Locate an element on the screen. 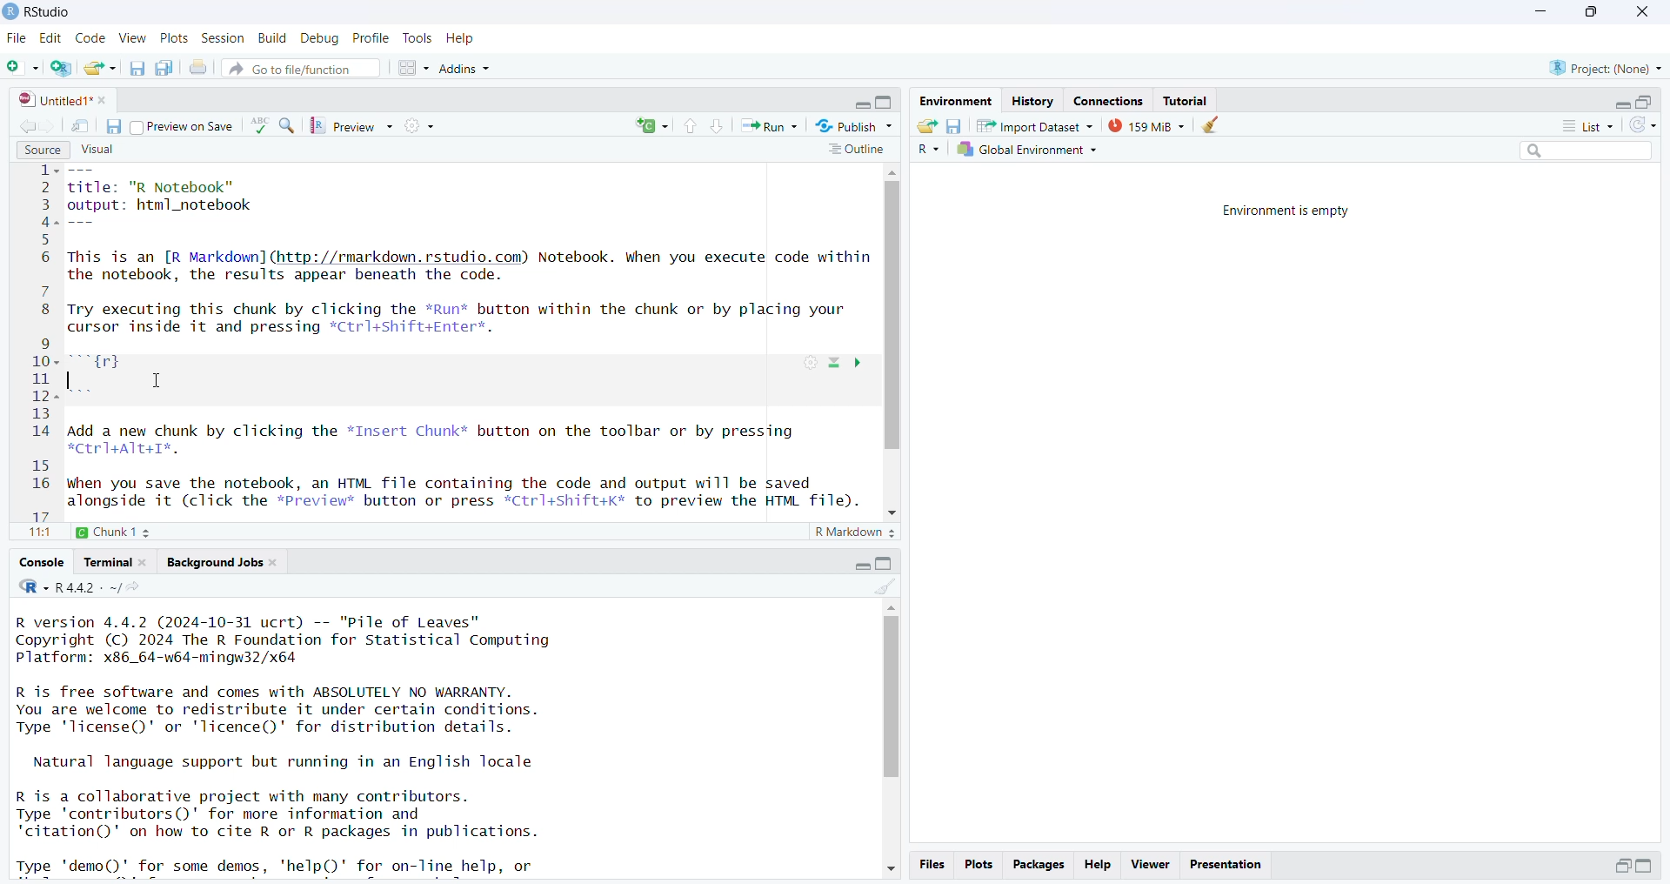 The height and width of the screenshot is (884, 1670). create a project is located at coordinates (63, 68).